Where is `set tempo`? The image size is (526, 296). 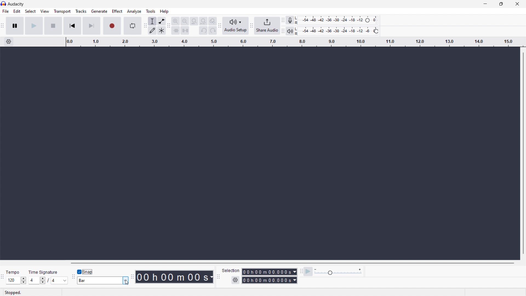 set tempo is located at coordinates (16, 280).